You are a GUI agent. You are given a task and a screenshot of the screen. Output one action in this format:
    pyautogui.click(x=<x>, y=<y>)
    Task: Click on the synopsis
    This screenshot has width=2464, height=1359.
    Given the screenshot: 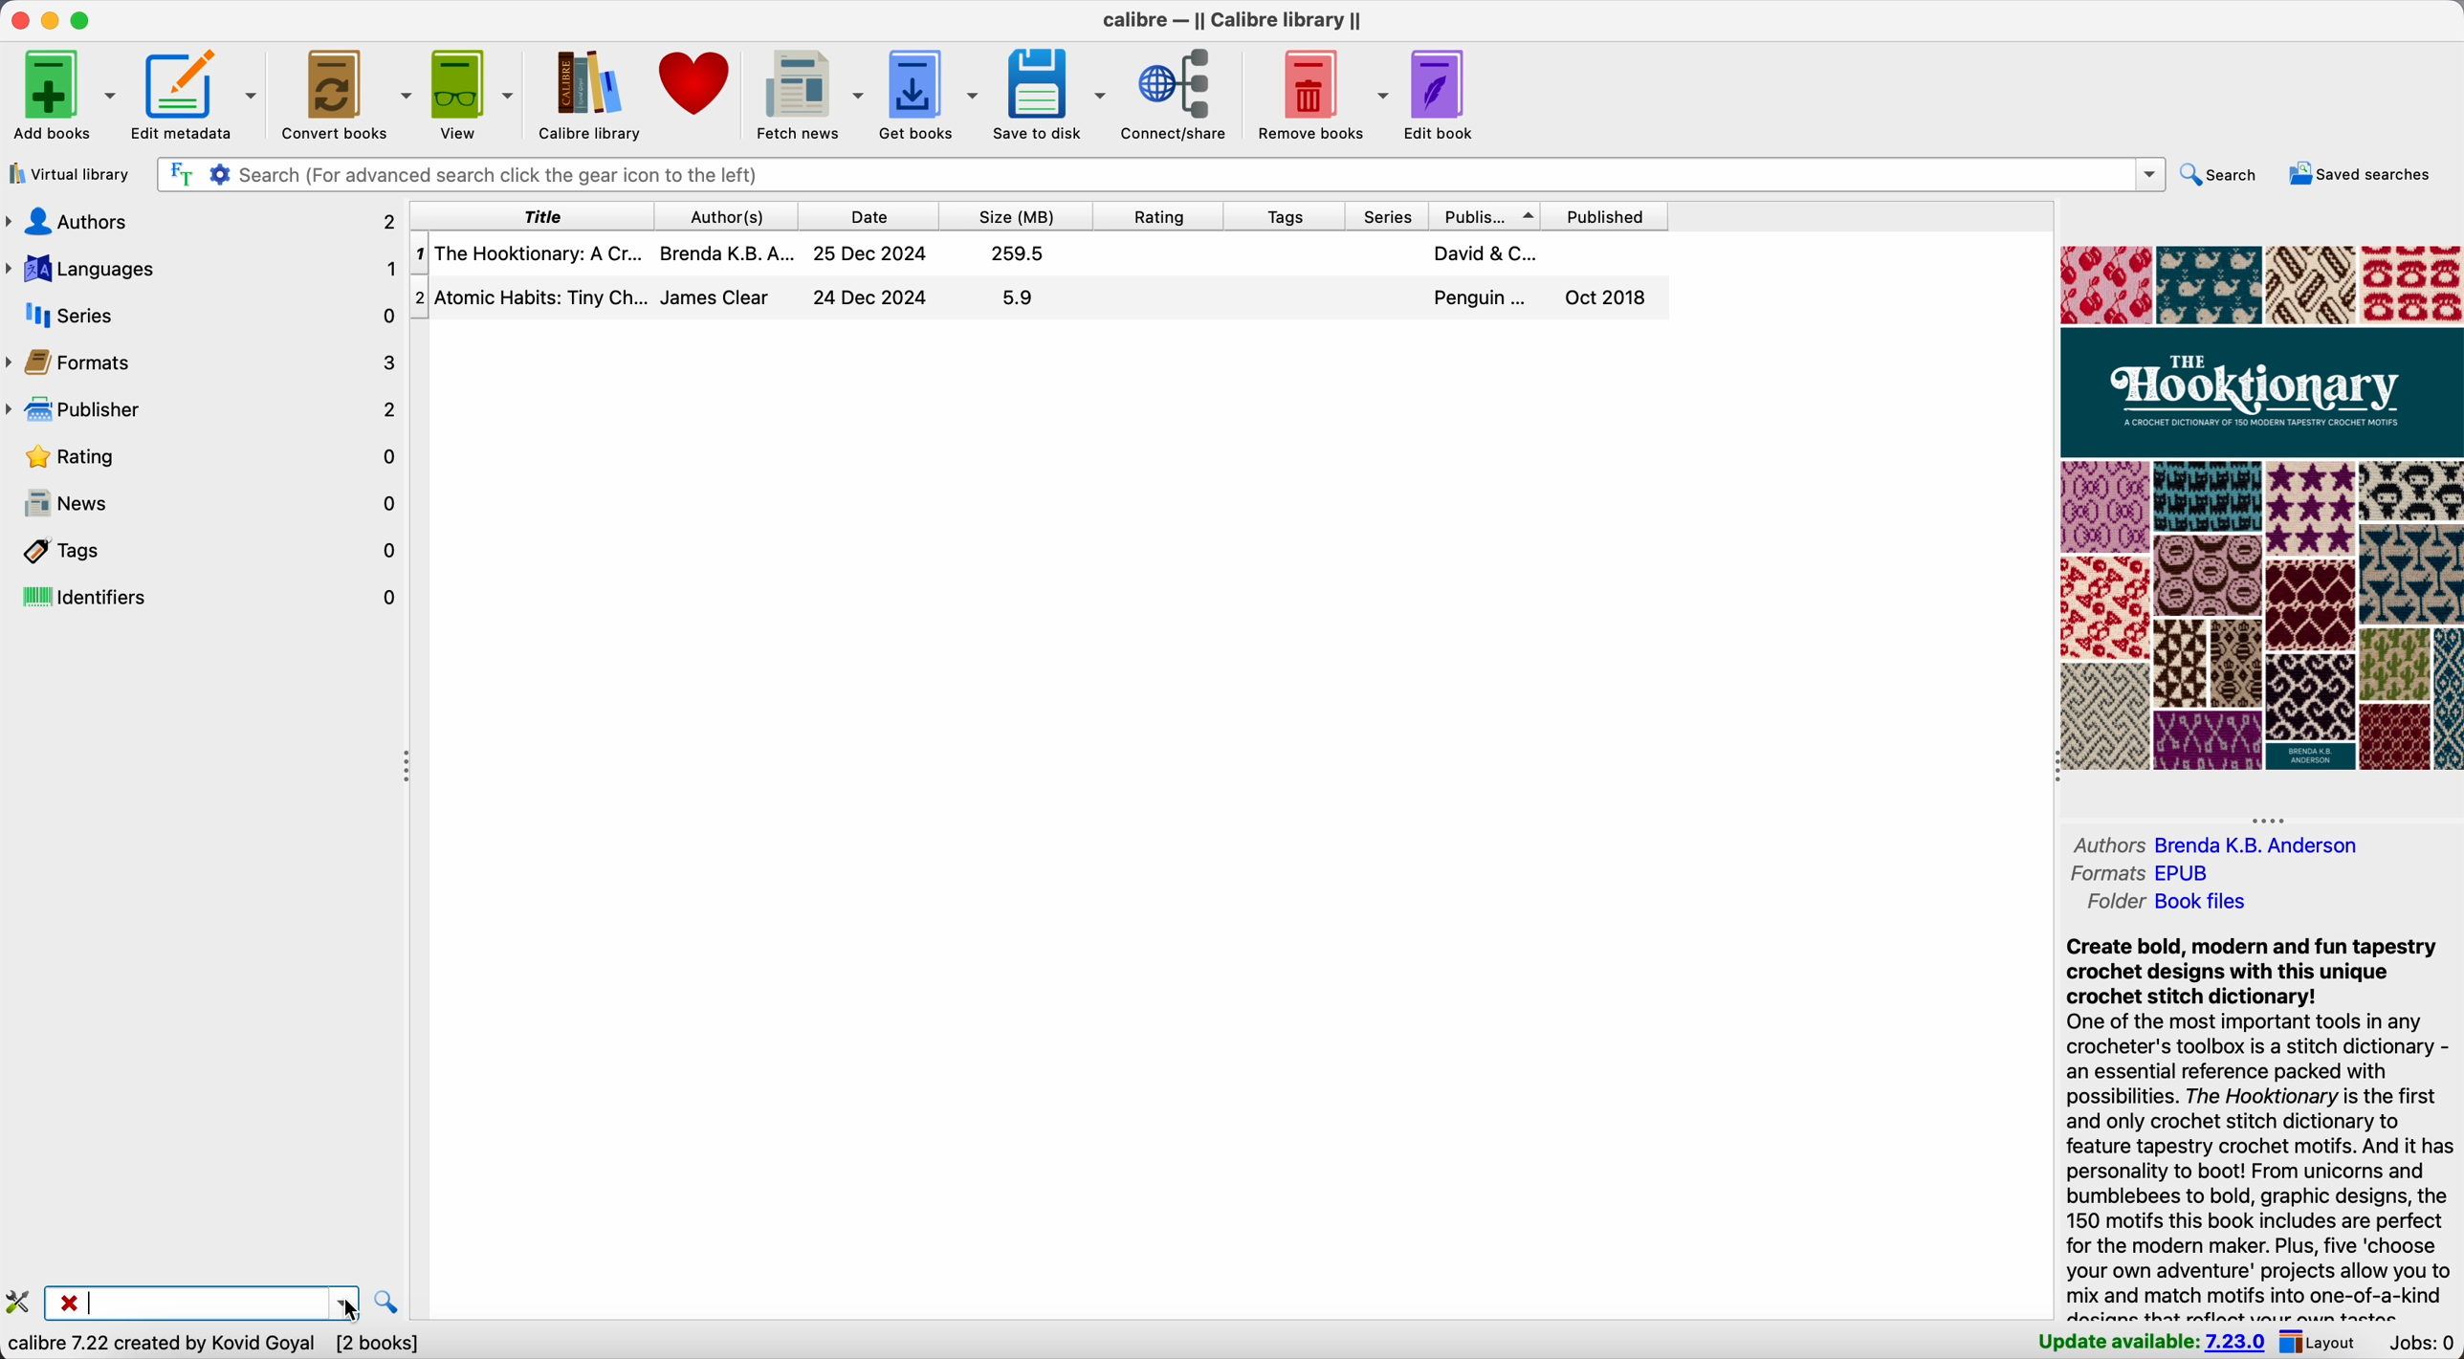 What is the action you would take?
    pyautogui.click(x=2262, y=1126)
    